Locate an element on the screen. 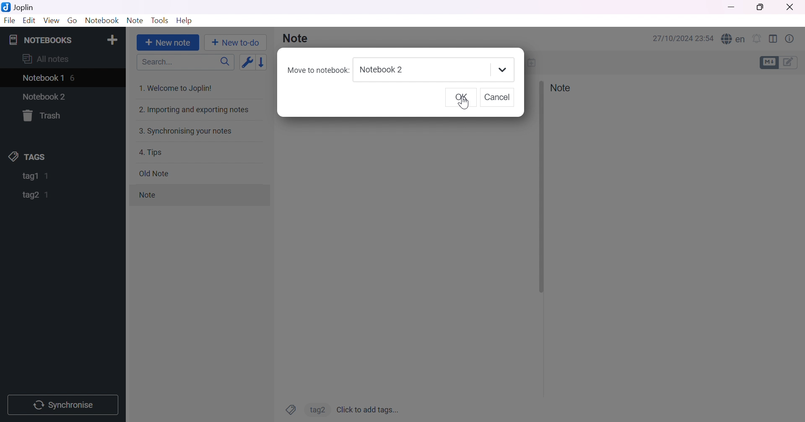 The image size is (805, 422). Note is located at coordinates (561, 88).